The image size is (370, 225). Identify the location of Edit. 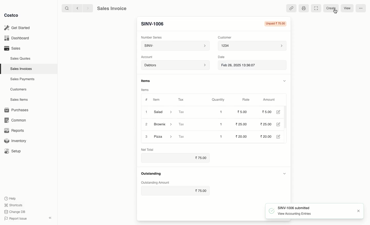
(278, 112).